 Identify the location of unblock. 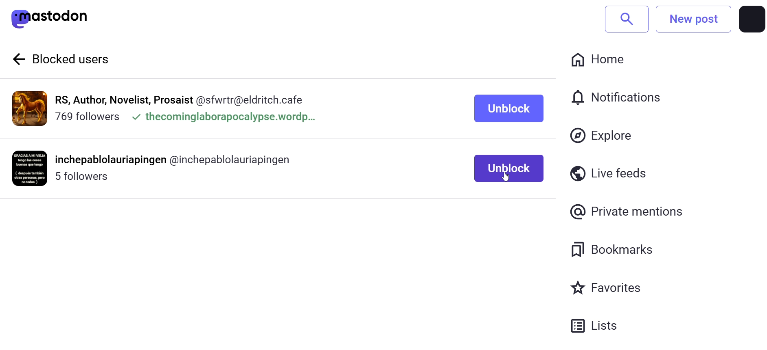
(511, 110).